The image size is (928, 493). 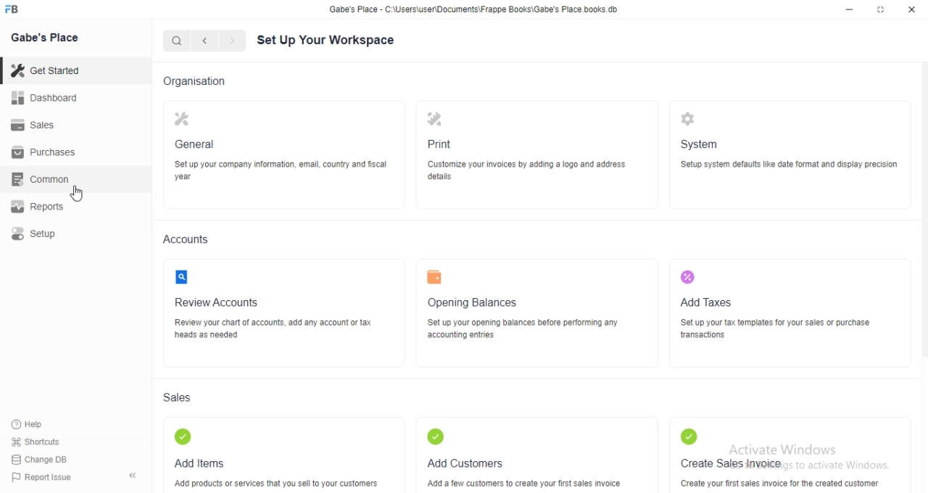 I want to click on tick mark  , so click(x=183, y=437).